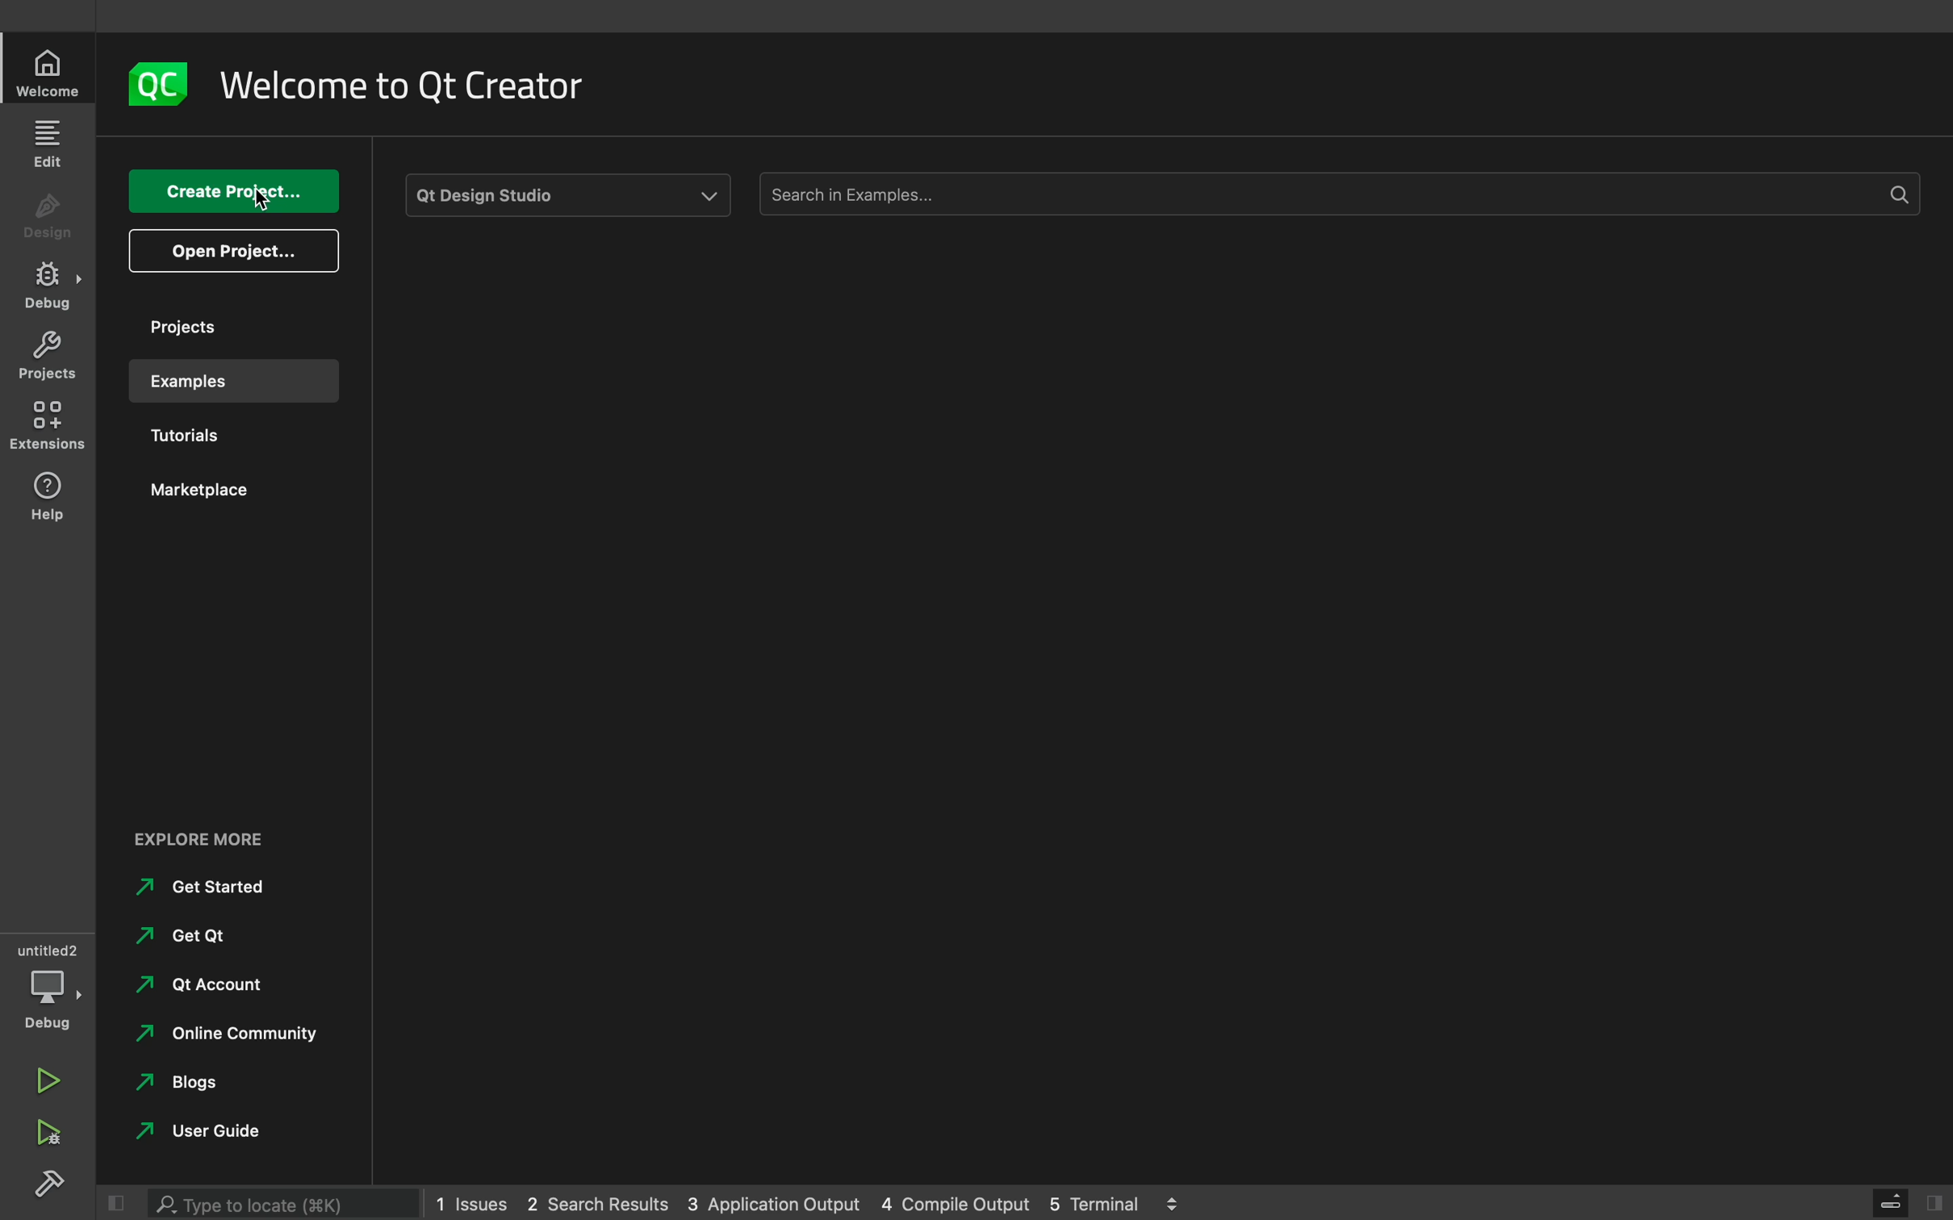  Describe the element at coordinates (48, 1132) in the screenshot. I see `debug and run` at that location.